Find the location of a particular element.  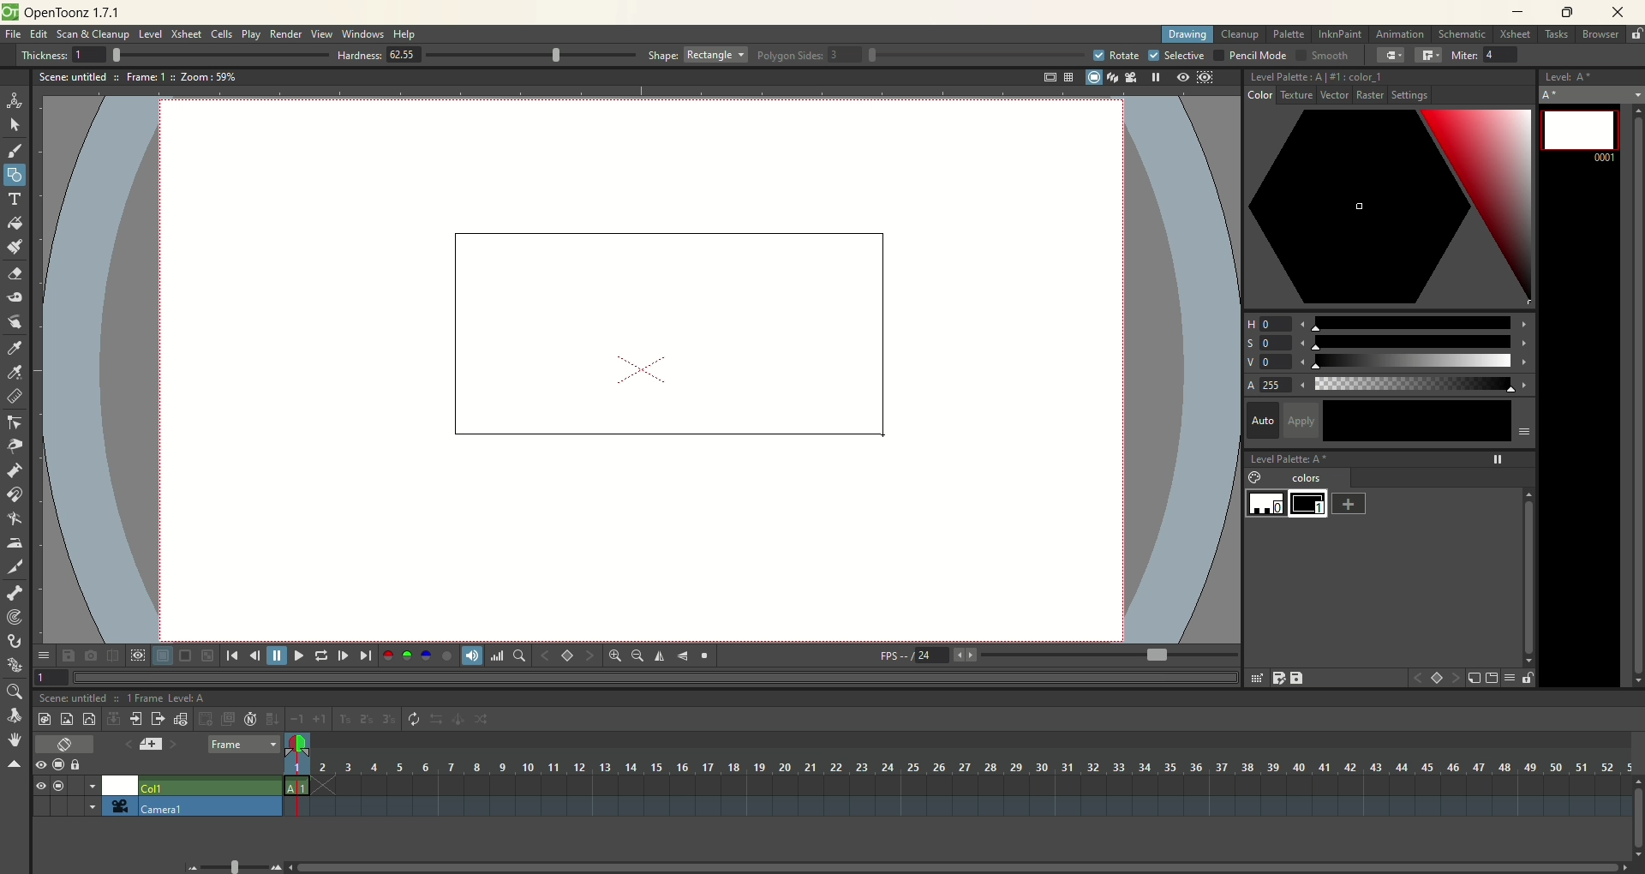

RGB picker is located at coordinates (16, 373).